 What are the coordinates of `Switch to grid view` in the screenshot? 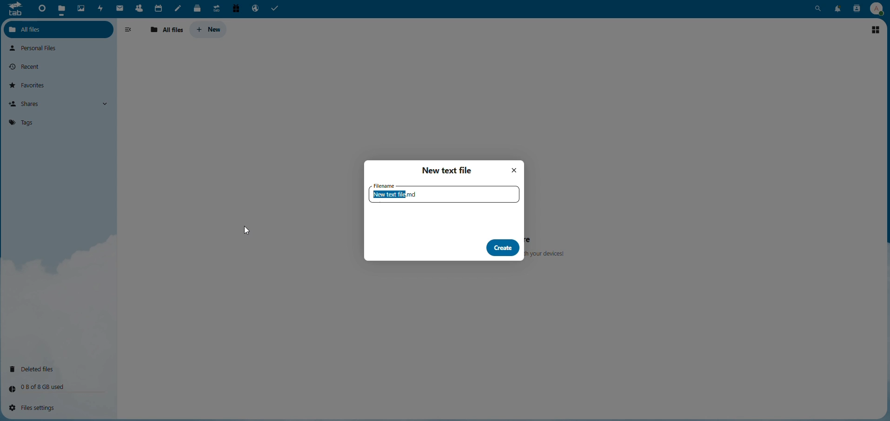 It's located at (876, 28).